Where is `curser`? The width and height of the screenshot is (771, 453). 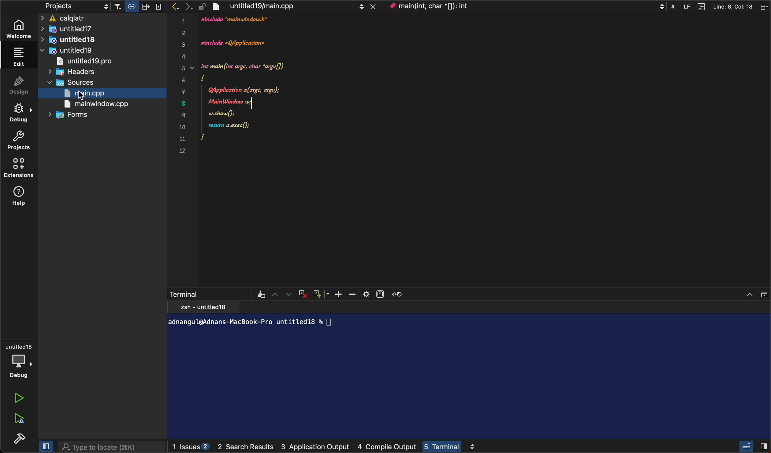
curser is located at coordinates (82, 95).